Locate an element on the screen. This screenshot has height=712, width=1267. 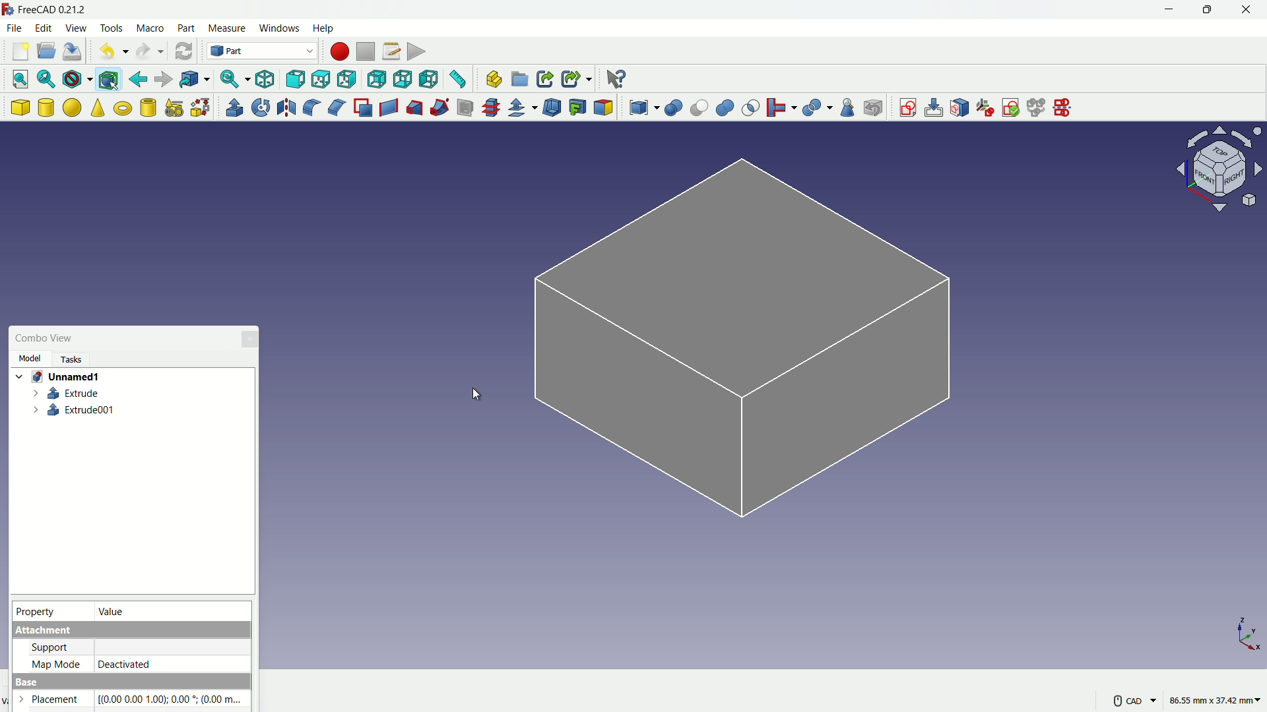
more settings is located at coordinates (1134, 700).